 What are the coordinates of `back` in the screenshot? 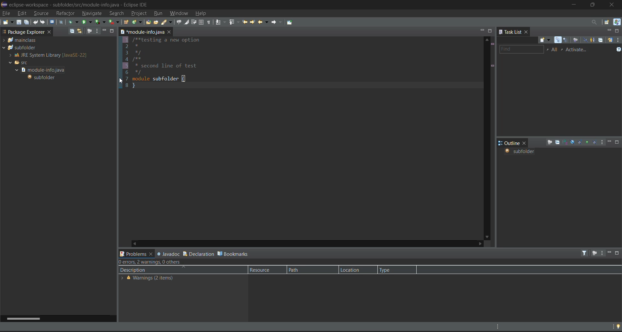 It's located at (262, 22).